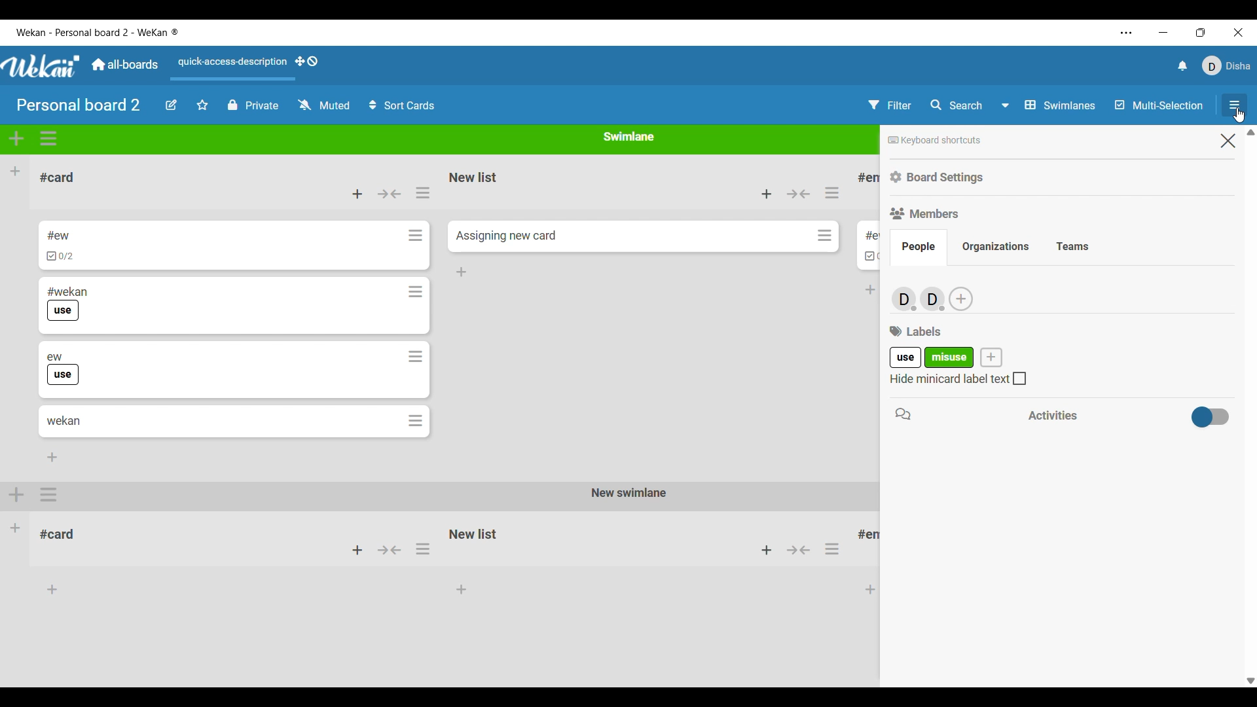 This screenshot has height=707, width=1257. What do you see at coordinates (1251, 681) in the screenshot?
I see `Quick slide to bottom` at bounding box center [1251, 681].